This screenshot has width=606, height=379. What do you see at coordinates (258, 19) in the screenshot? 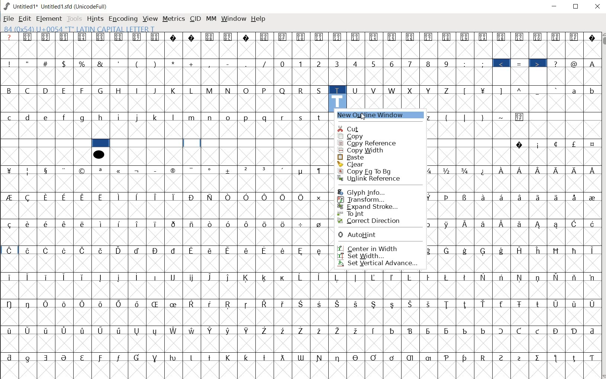
I see `help` at bounding box center [258, 19].